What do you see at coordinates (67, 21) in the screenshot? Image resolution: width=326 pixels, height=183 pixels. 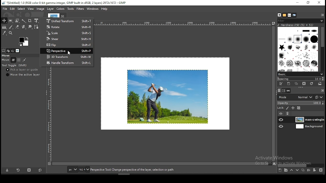 I see `unified transform` at bounding box center [67, 21].